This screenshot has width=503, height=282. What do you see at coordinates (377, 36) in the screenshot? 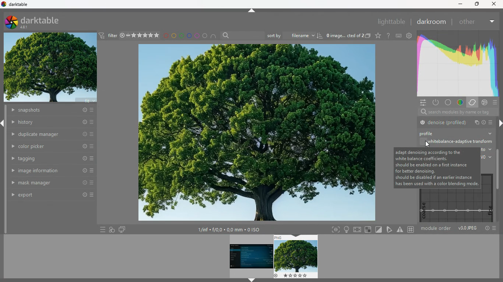
I see `favorite` at bounding box center [377, 36].